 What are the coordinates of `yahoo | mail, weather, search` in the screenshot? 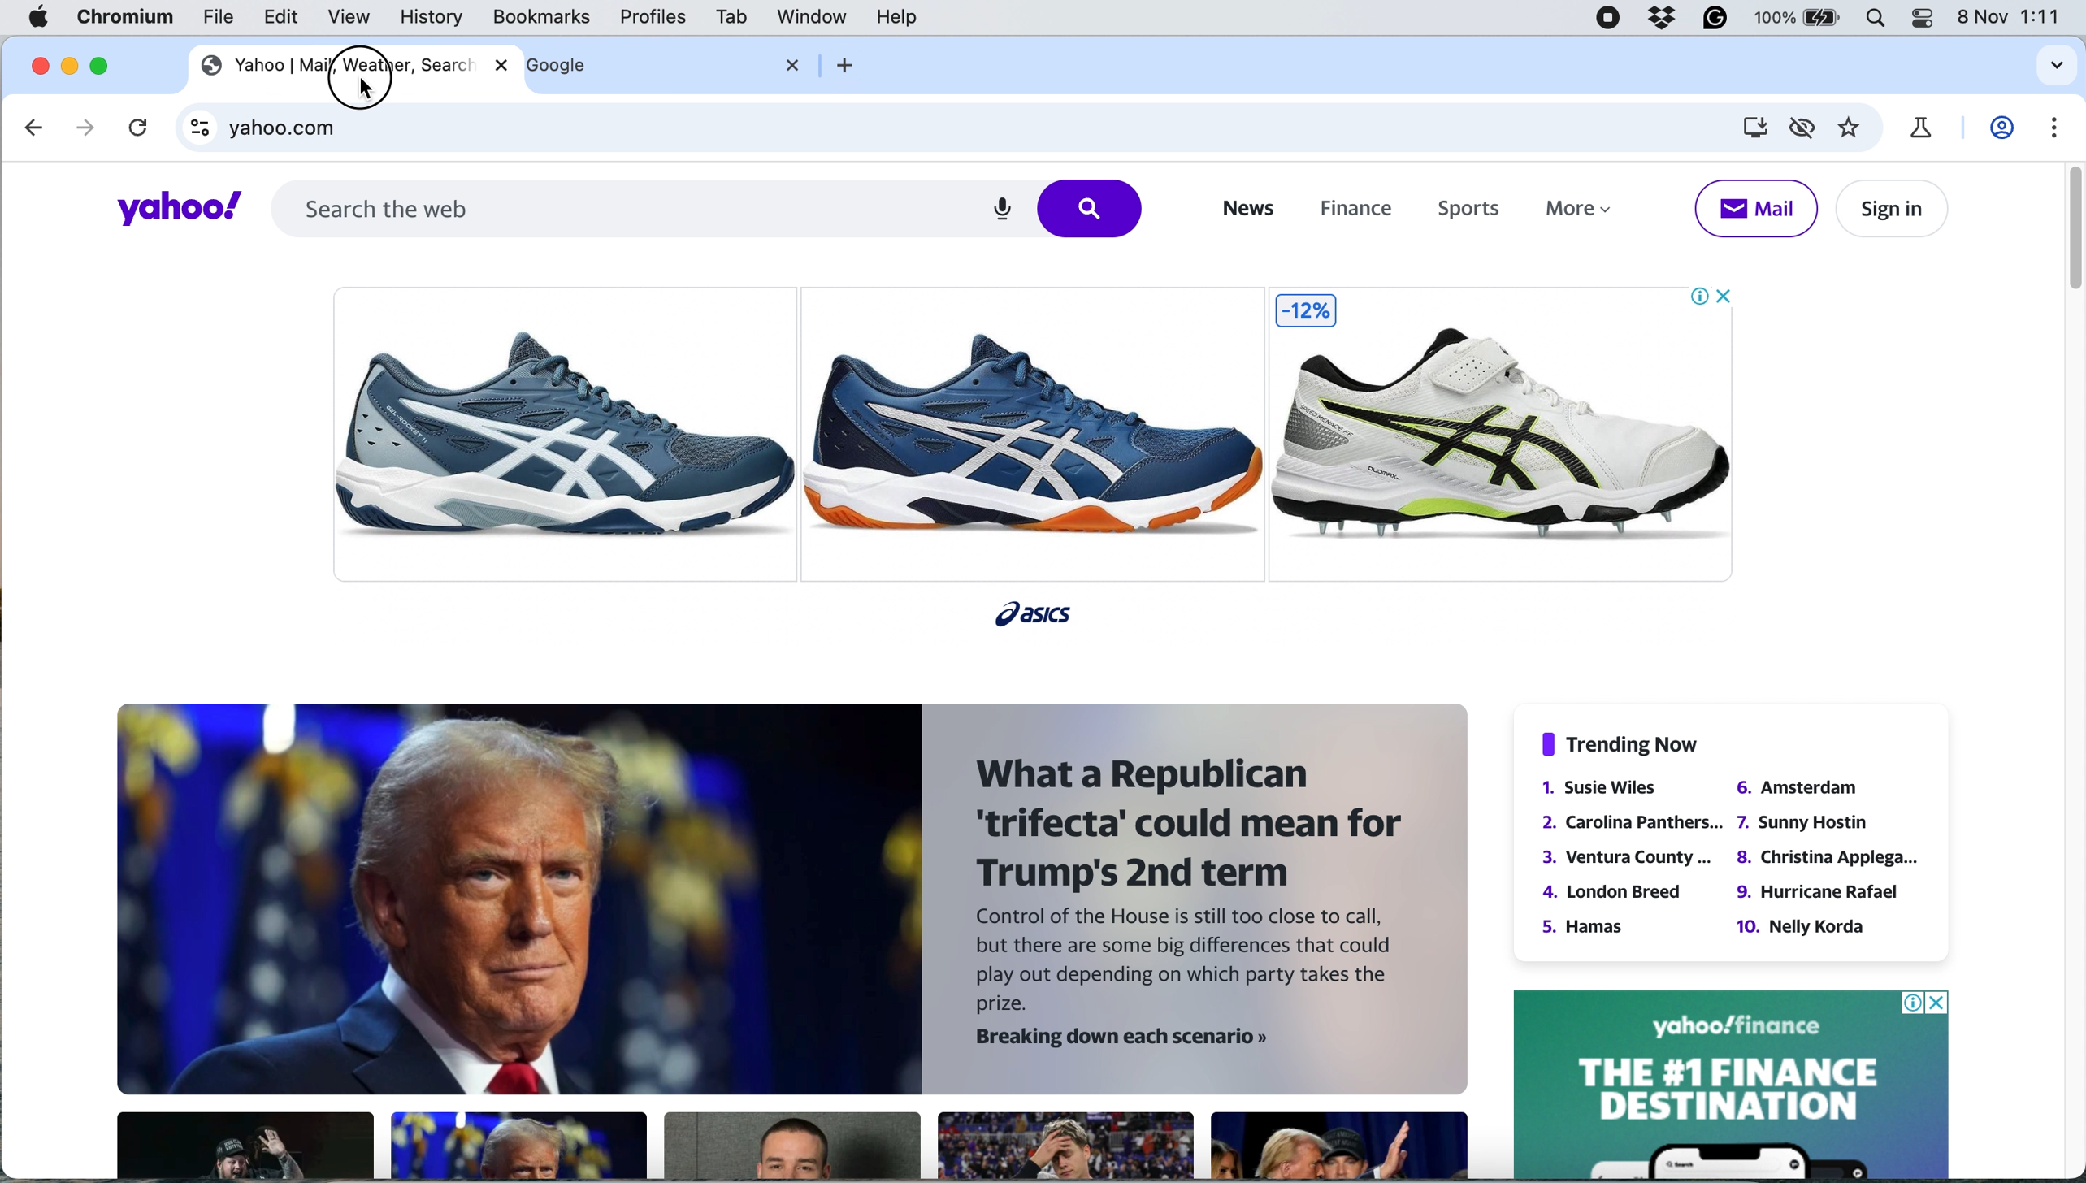 It's located at (332, 65).